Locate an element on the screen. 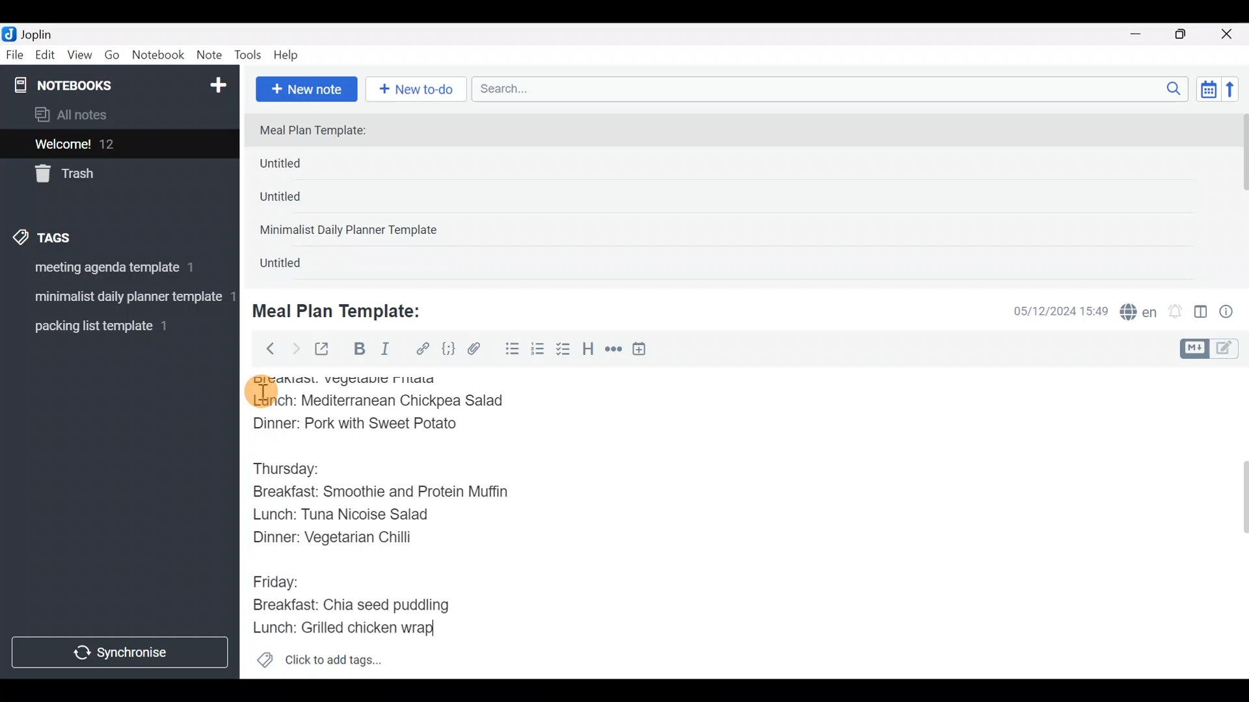  New note is located at coordinates (305, 88).